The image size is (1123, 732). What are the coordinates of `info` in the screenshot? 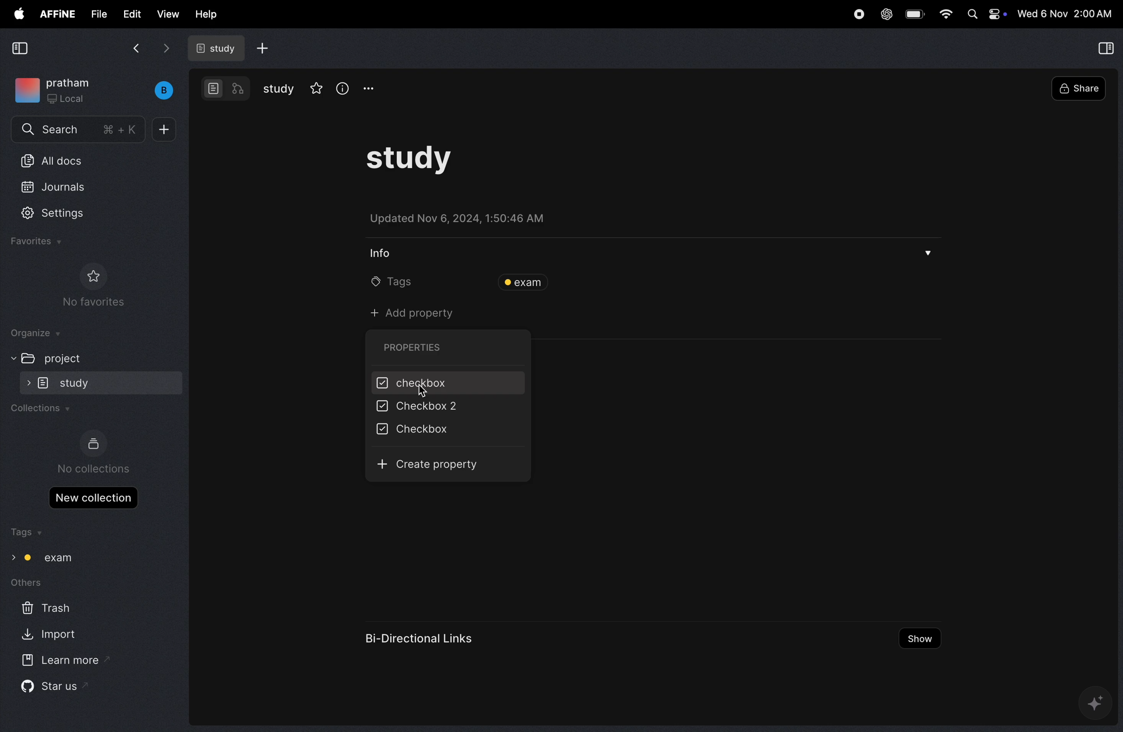 It's located at (341, 88).